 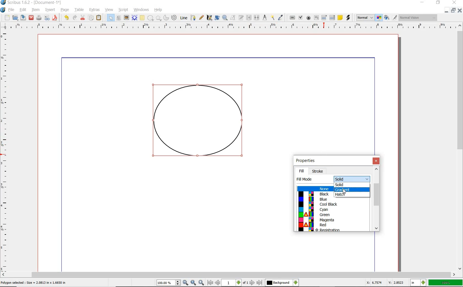 What do you see at coordinates (309, 18) in the screenshot?
I see `PDF RADIO BUTTON` at bounding box center [309, 18].